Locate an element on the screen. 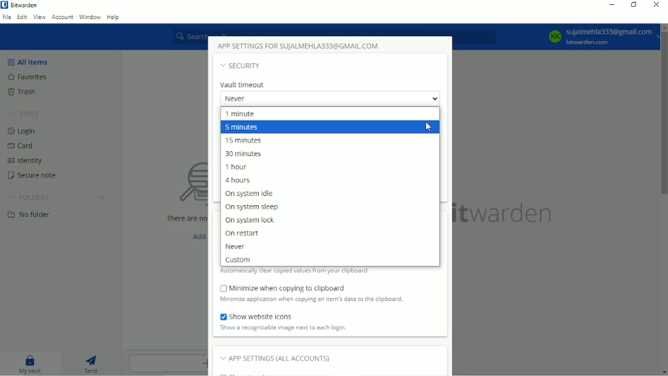 The image size is (668, 376). Show website icons is located at coordinates (258, 316).